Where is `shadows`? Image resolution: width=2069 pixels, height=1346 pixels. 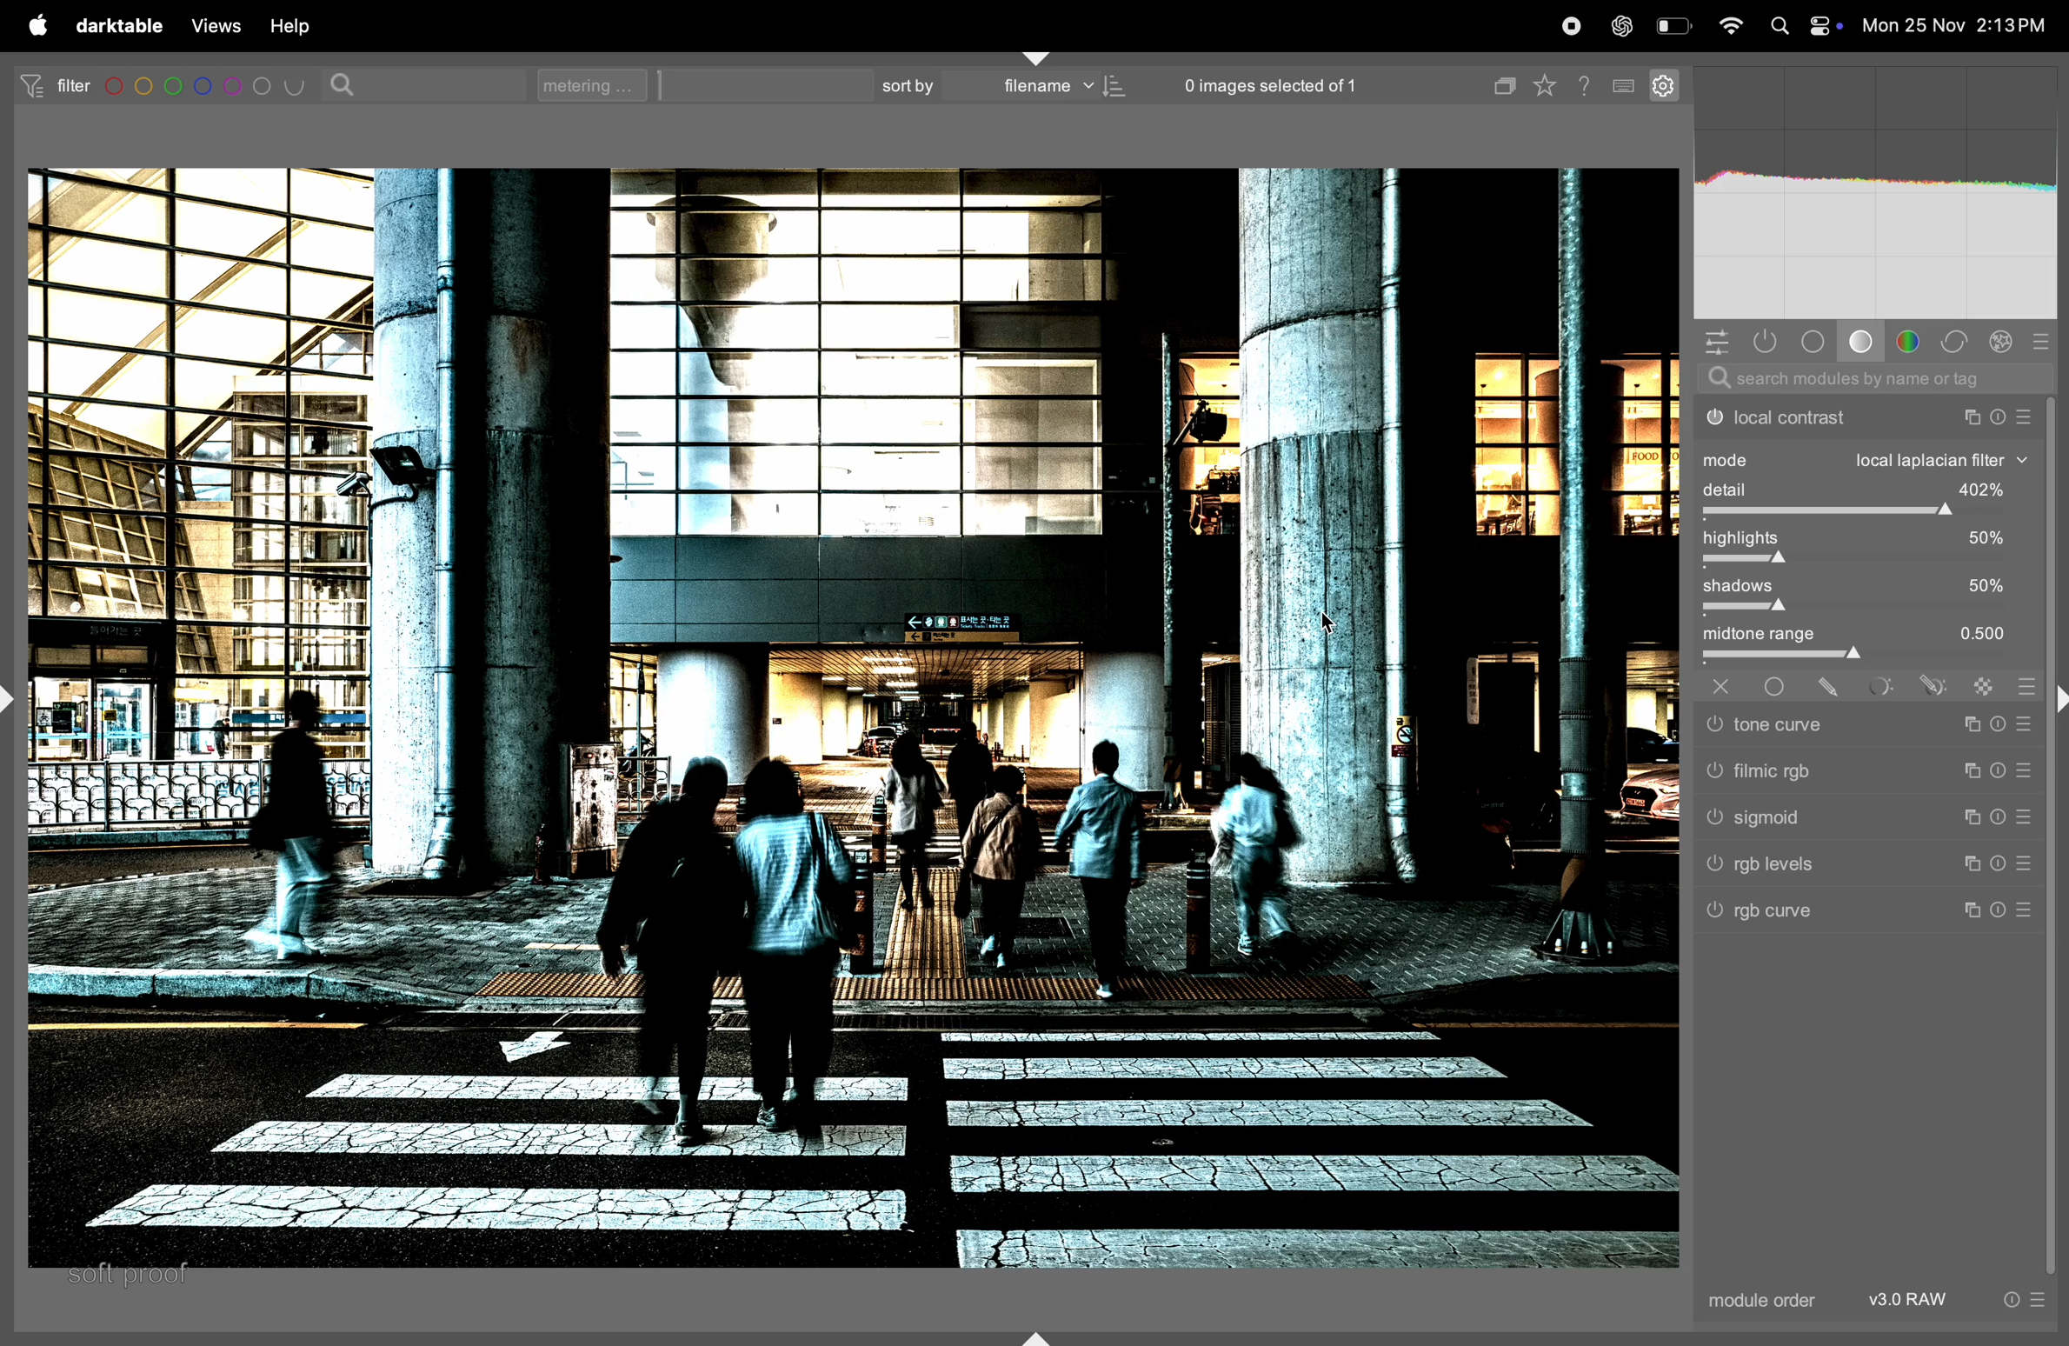 shadows is located at coordinates (1867, 586).